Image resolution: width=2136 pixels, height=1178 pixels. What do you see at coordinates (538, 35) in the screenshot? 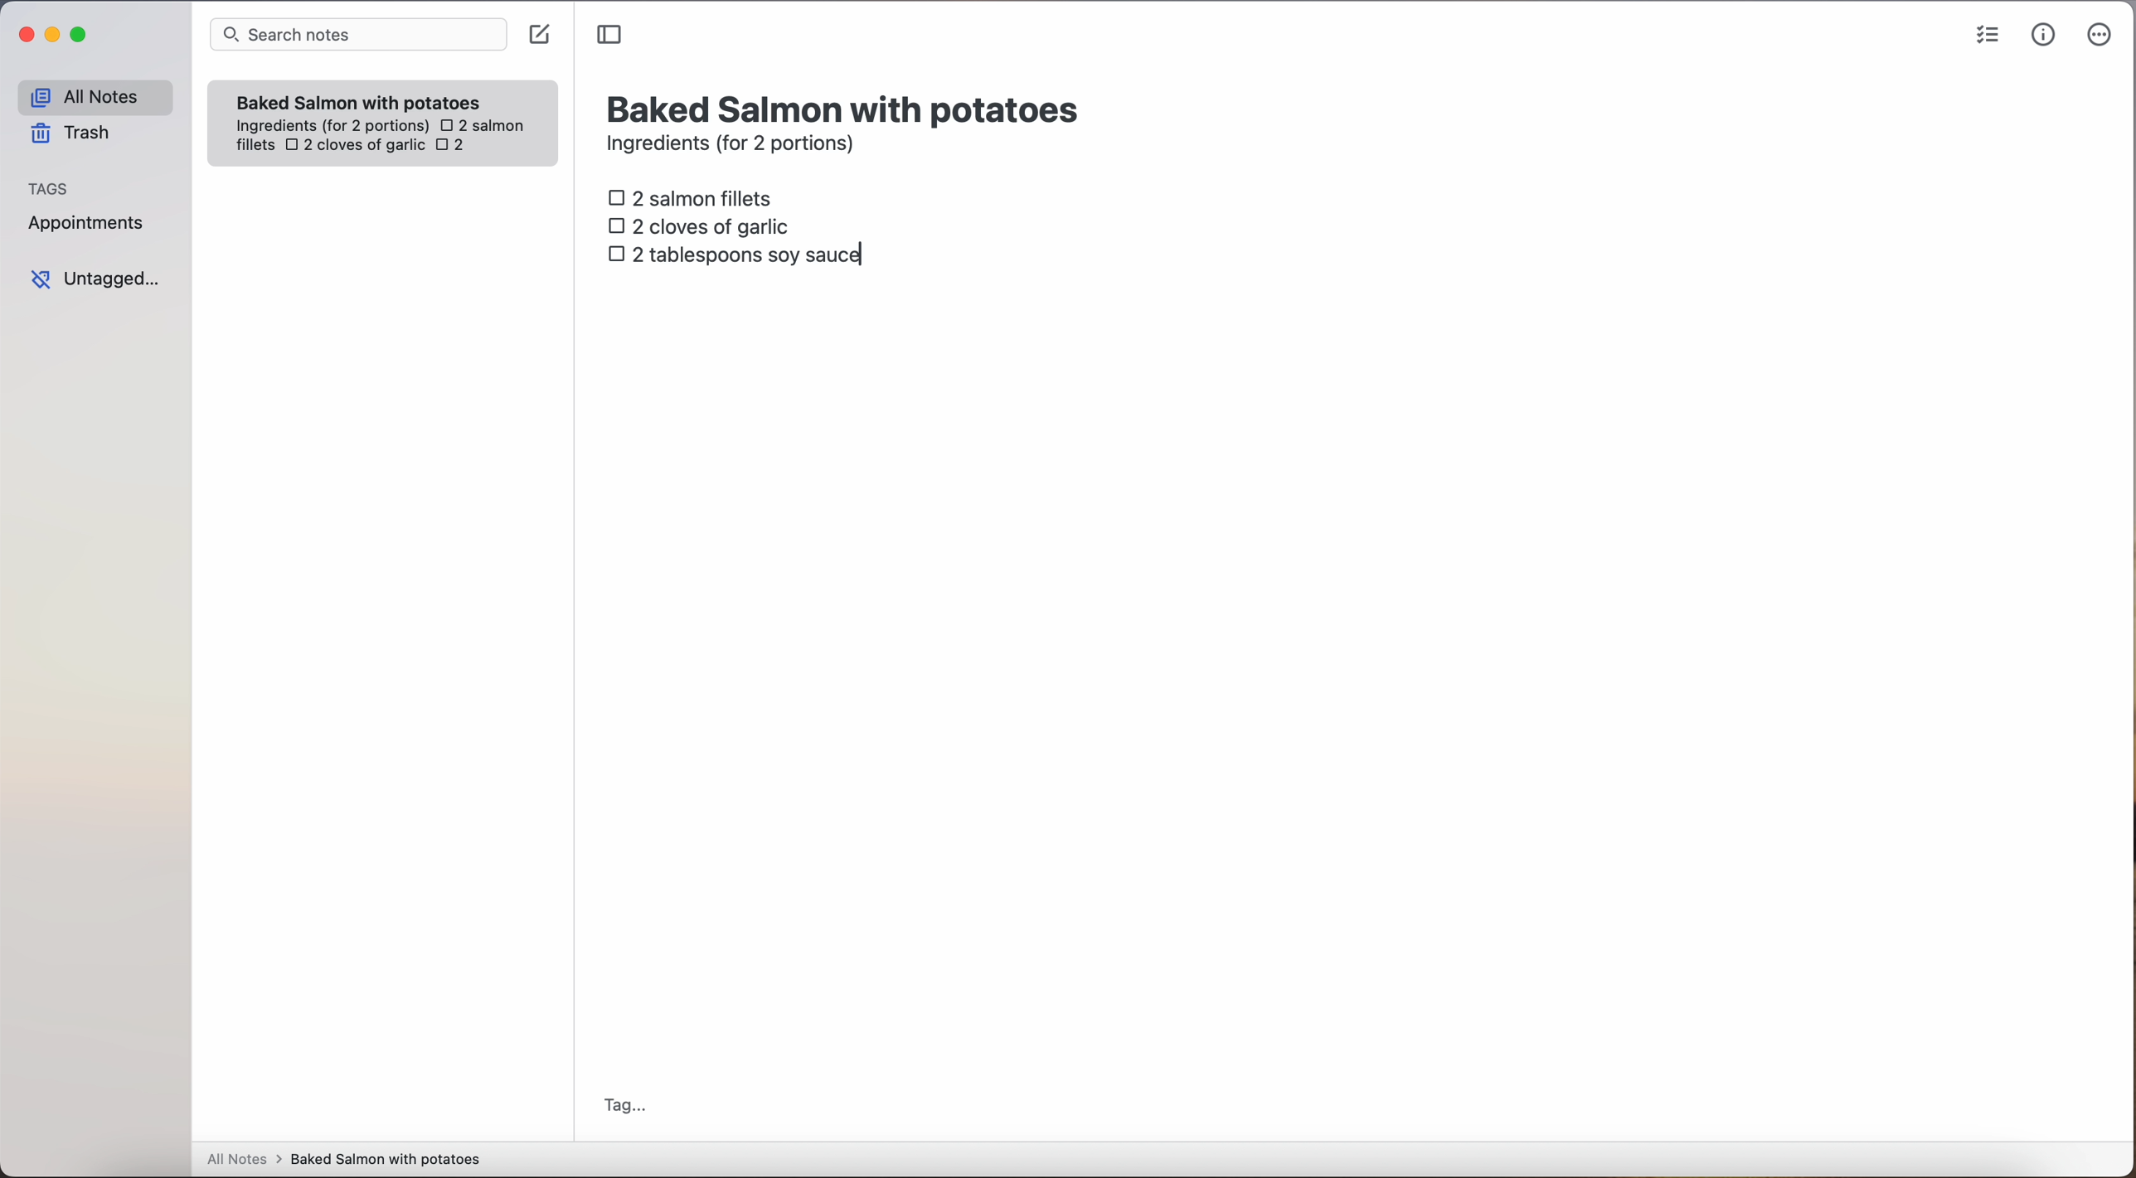
I see `create note` at bounding box center [538, 35].